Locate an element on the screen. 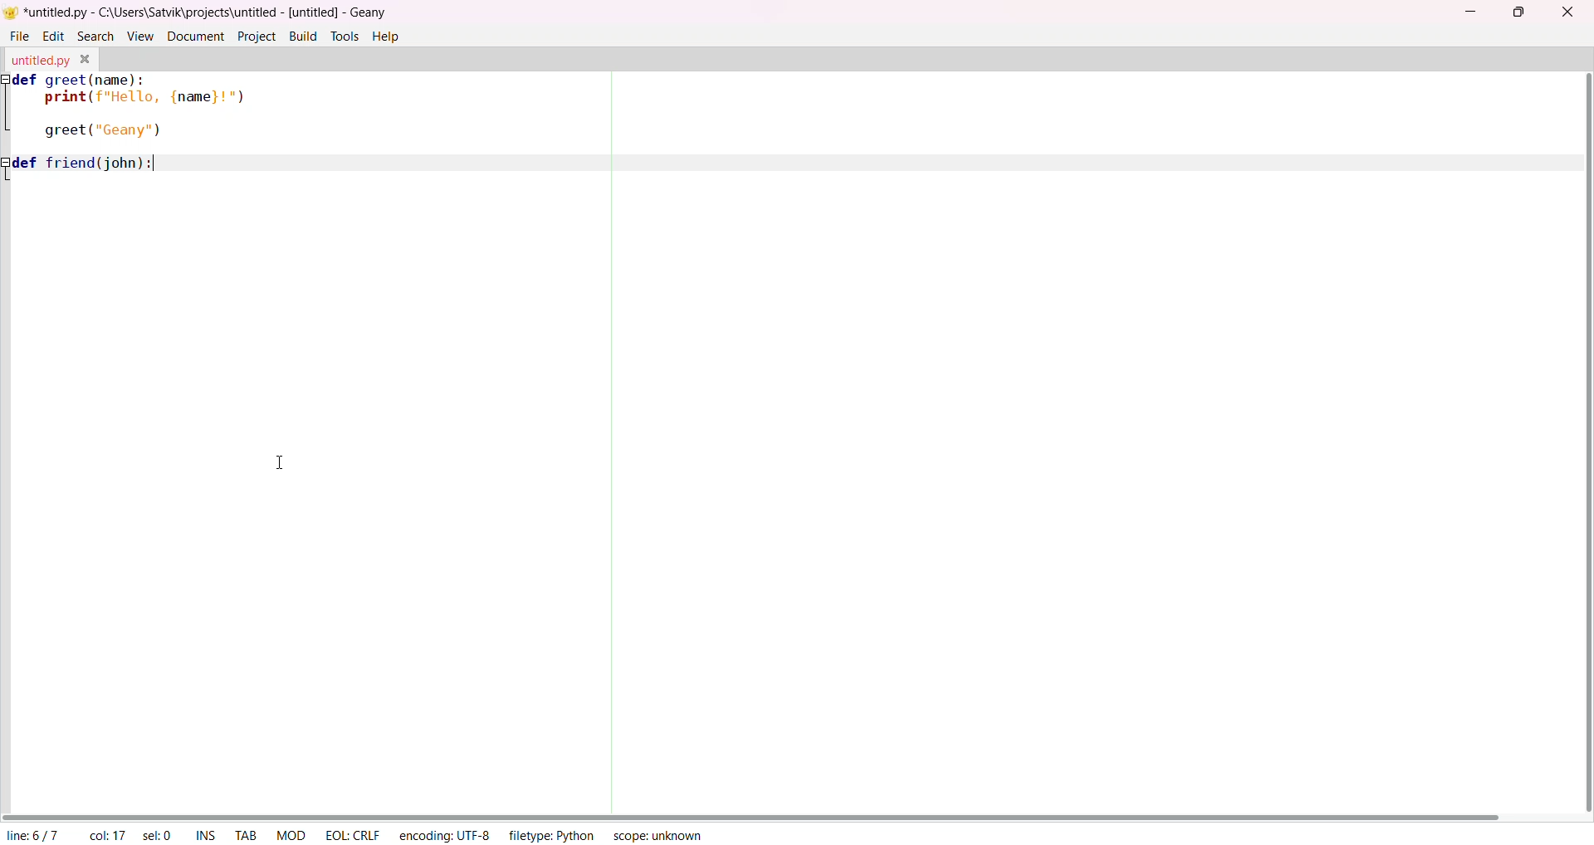 The height and width of the screenshot is (845, 1594). Input text area is located at coordinates (446, 128).